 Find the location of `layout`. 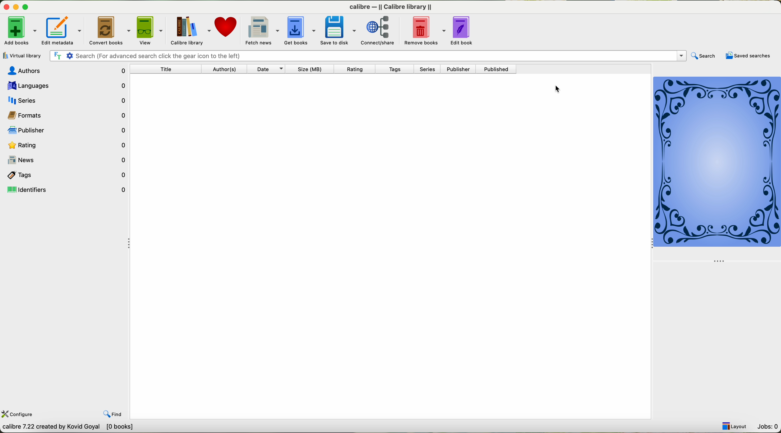

layout is located at coordinates (736, 427).